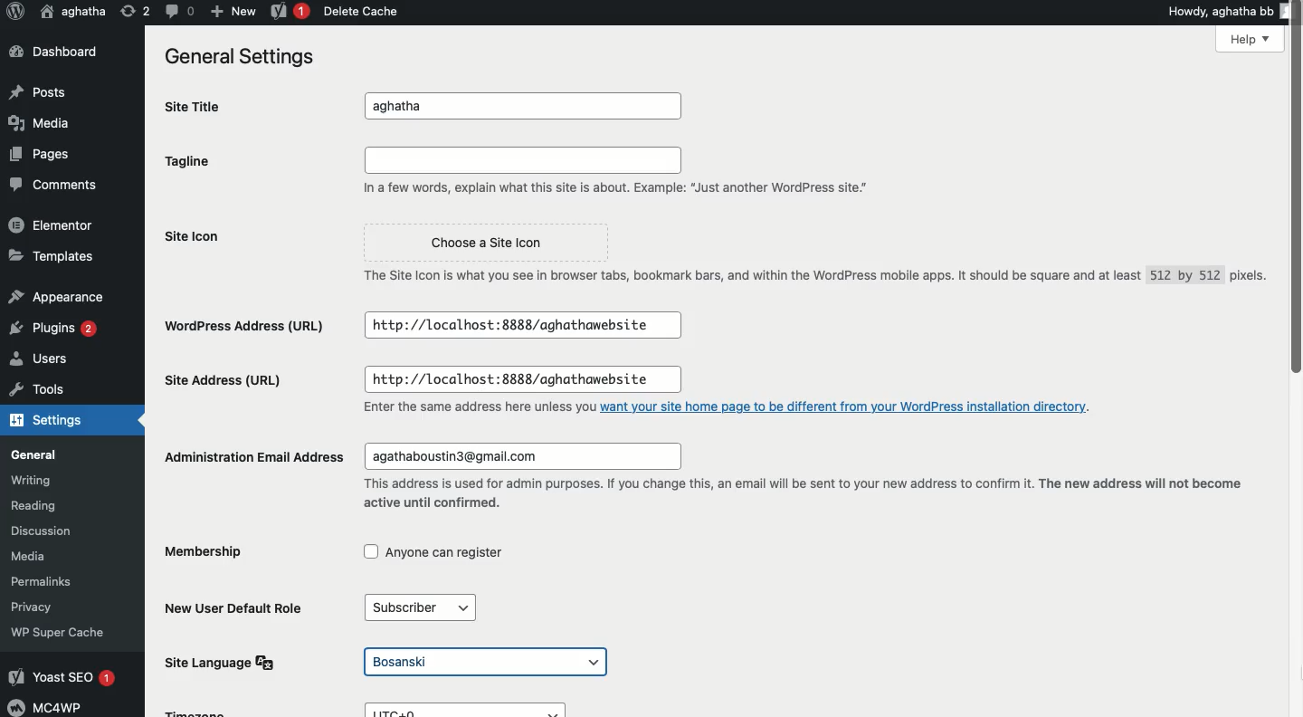  I want to click on Comment, so click(176, 11).